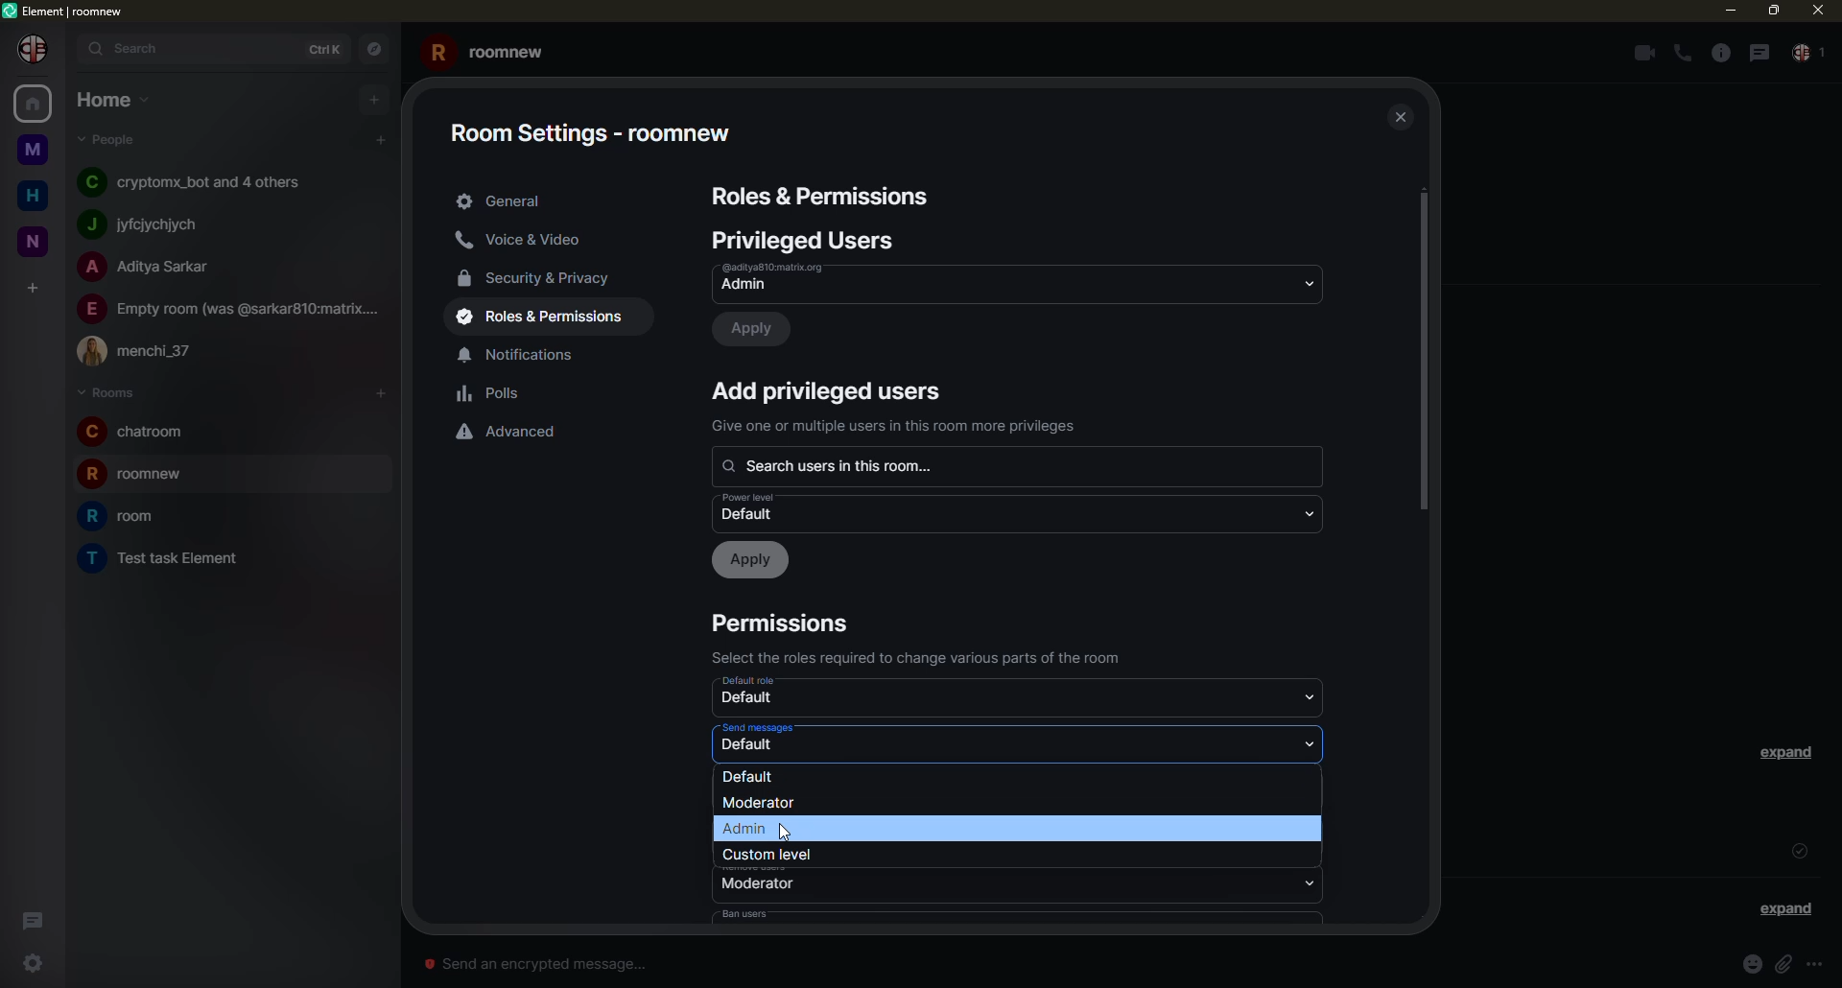 The image size is (1842, 988). Describe the element at coordinates (544, 277) in the screenshot. I see `security` at that location.